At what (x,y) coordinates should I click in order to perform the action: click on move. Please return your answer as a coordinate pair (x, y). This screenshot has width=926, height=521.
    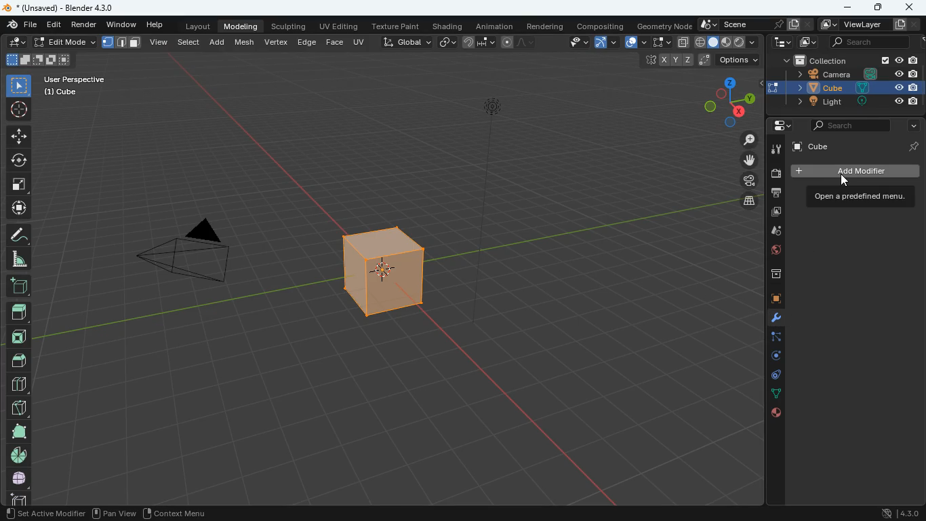
    Looking at the image, I should click on (18, 208).